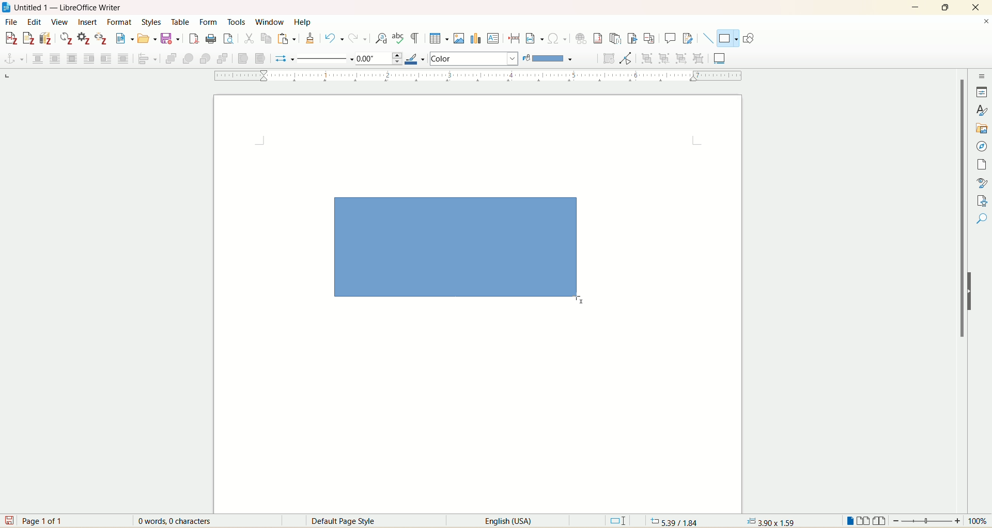  I want to click on insert caption, so click(720, 57).